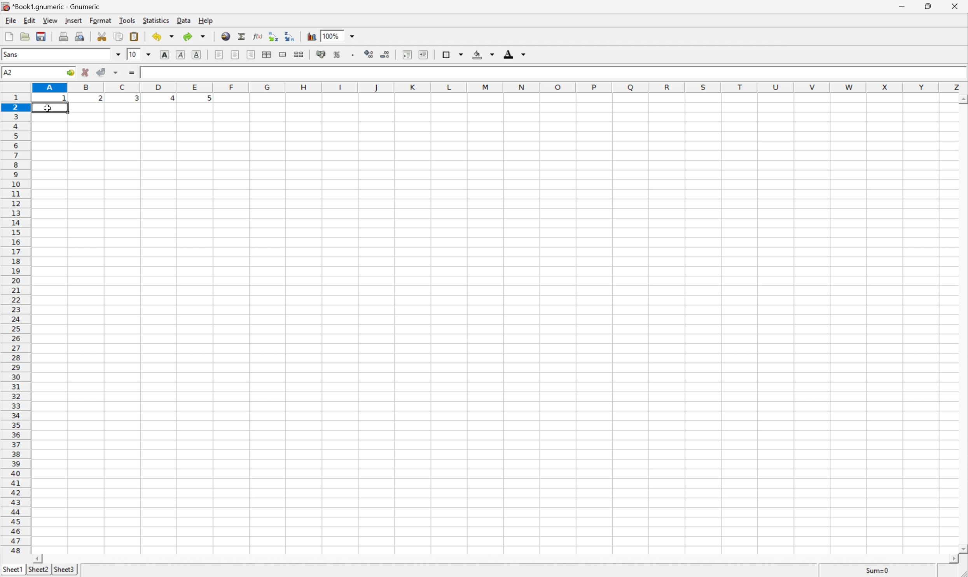 The image size is (968, 577). Describe the element at coordinates (204, 20) in the screenshot. I see `help` at that location.